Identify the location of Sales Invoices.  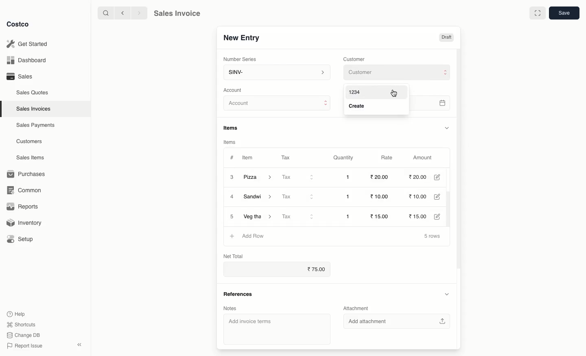
(34, 109).